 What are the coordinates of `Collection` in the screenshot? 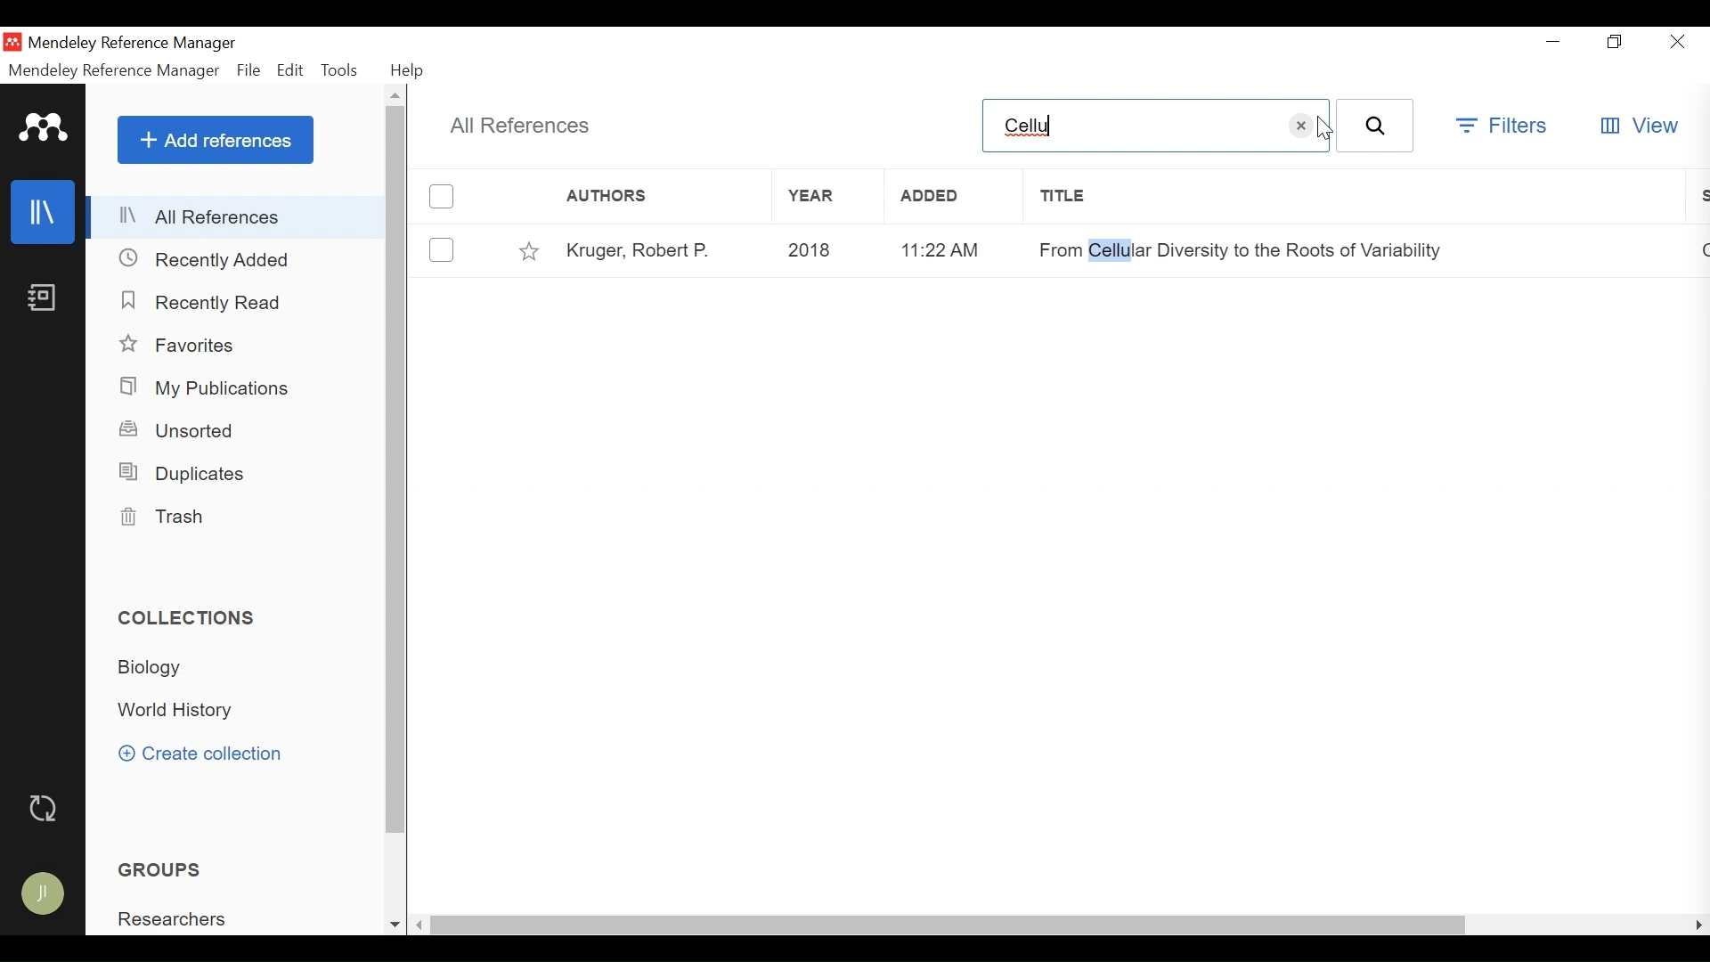 It's located at (190, 618).